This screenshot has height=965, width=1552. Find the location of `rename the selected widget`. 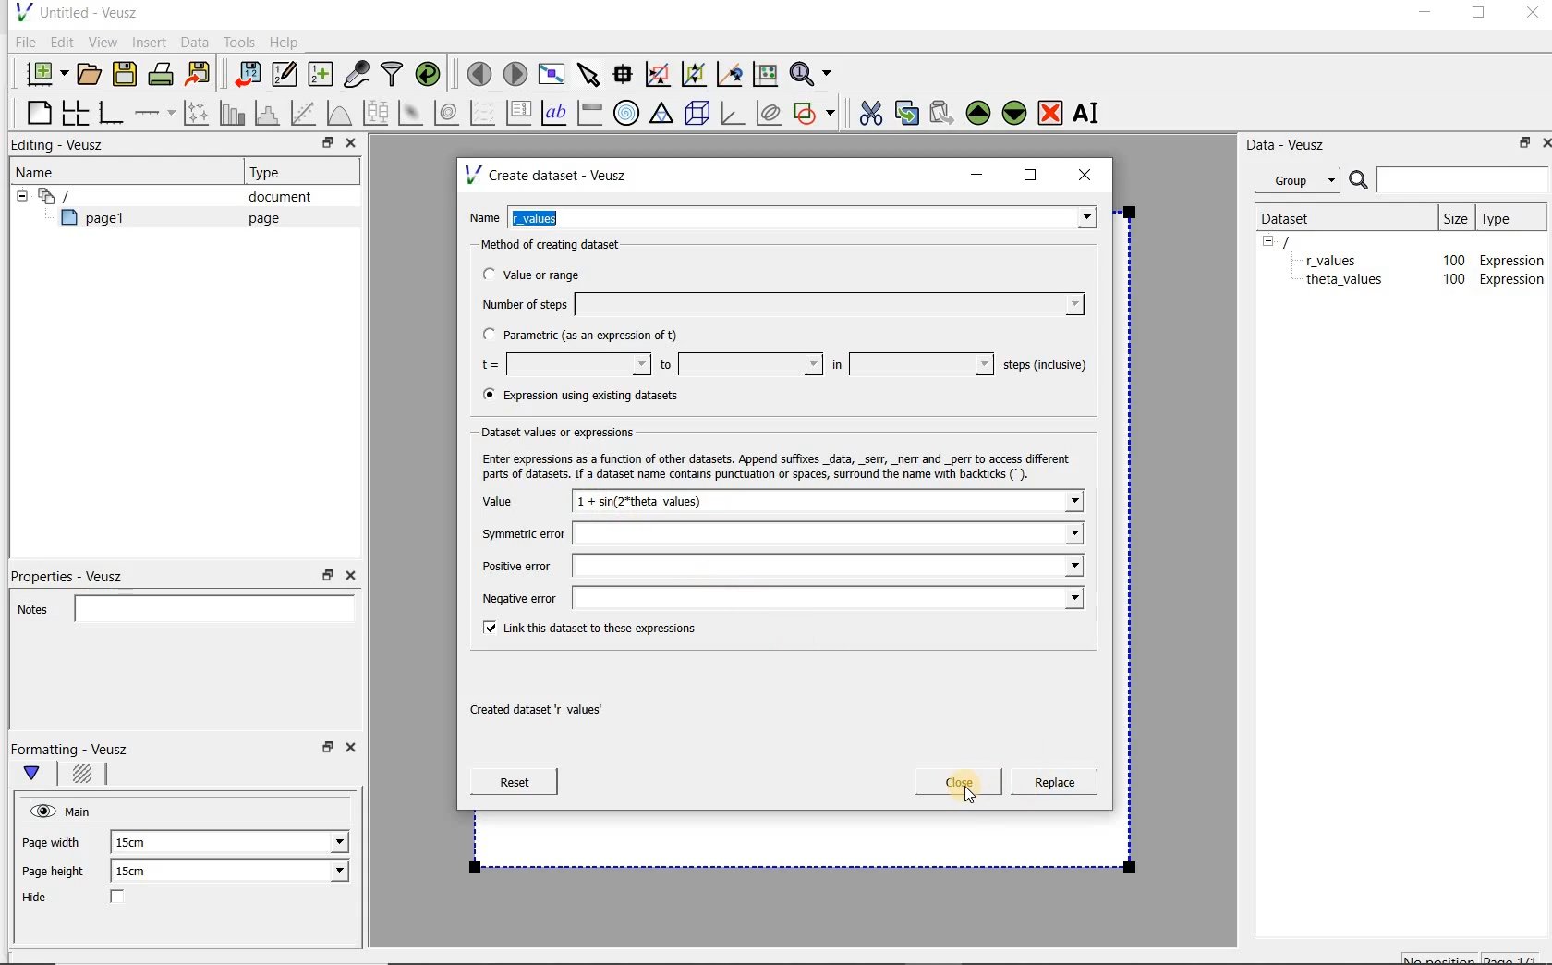

rename the selected widget is located at coordinates (1090, 113).